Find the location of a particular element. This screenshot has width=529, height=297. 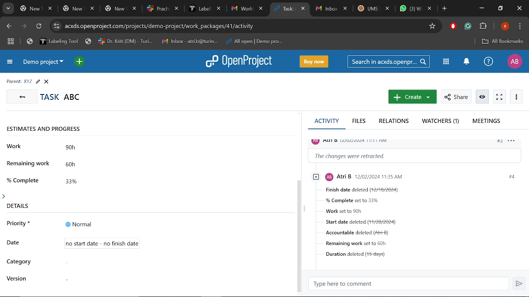

Unwatch work package is located at coordinates (483, 97).